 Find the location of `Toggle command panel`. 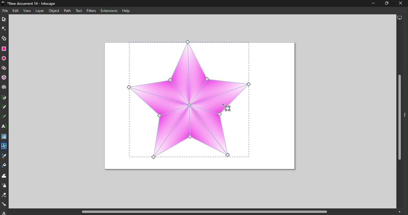

Toggle command panel is located at coordinates (406, 119).